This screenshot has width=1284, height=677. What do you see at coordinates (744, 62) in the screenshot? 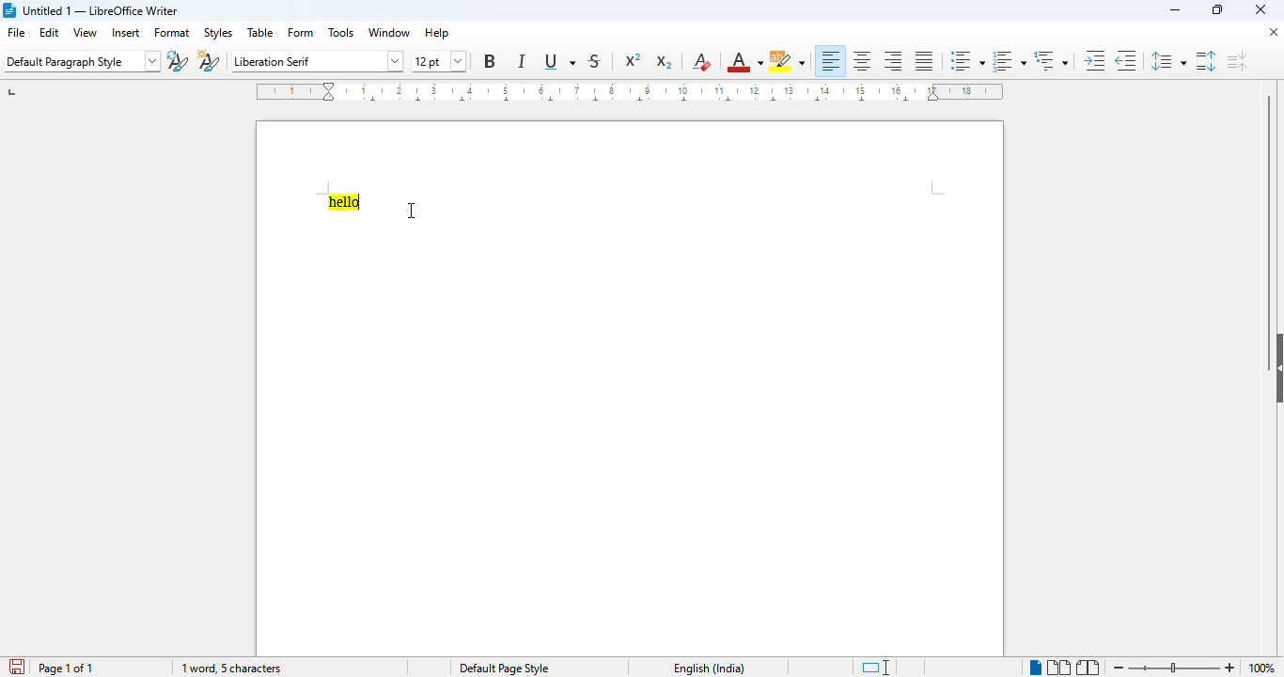
I see `font color` at bounding box center [744, 62].